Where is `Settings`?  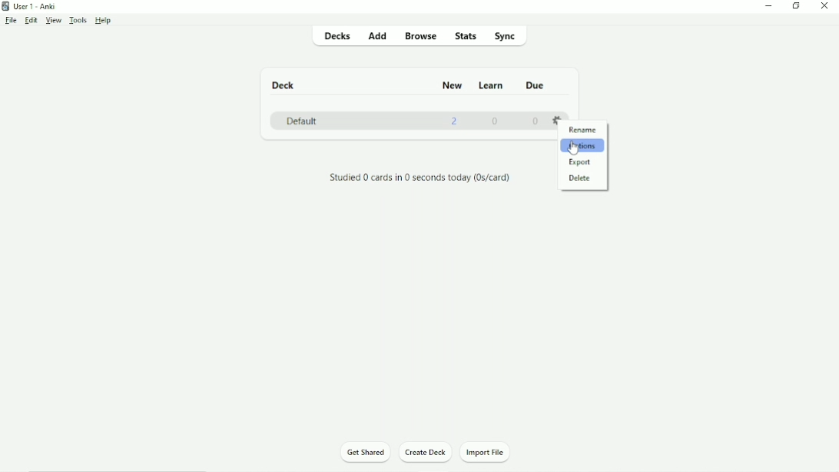
Settings is located at coordinates (556, 118).